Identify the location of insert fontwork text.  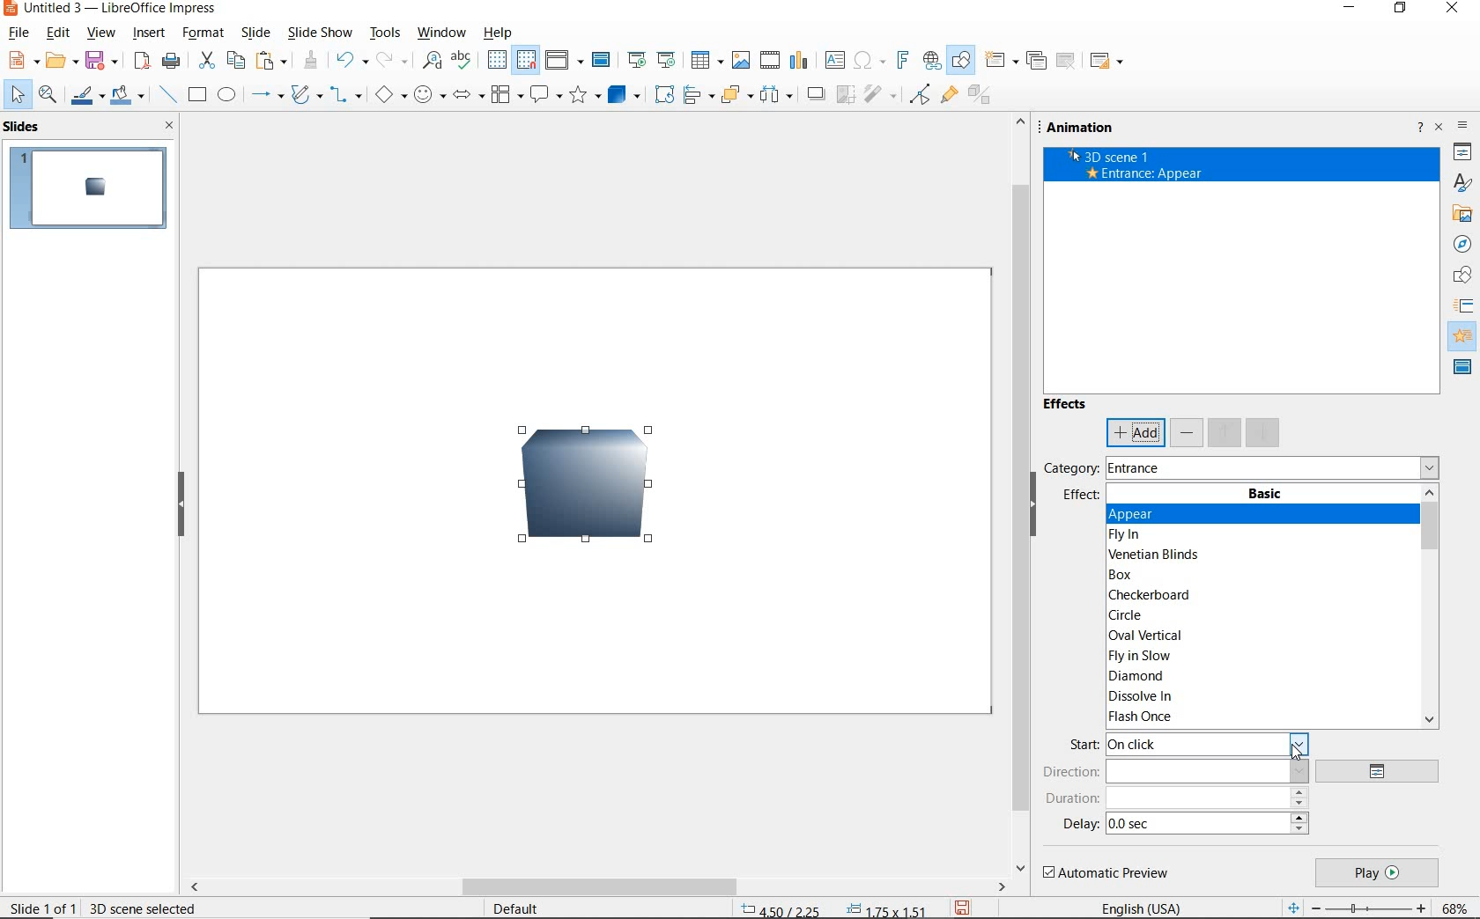
(901, 61).